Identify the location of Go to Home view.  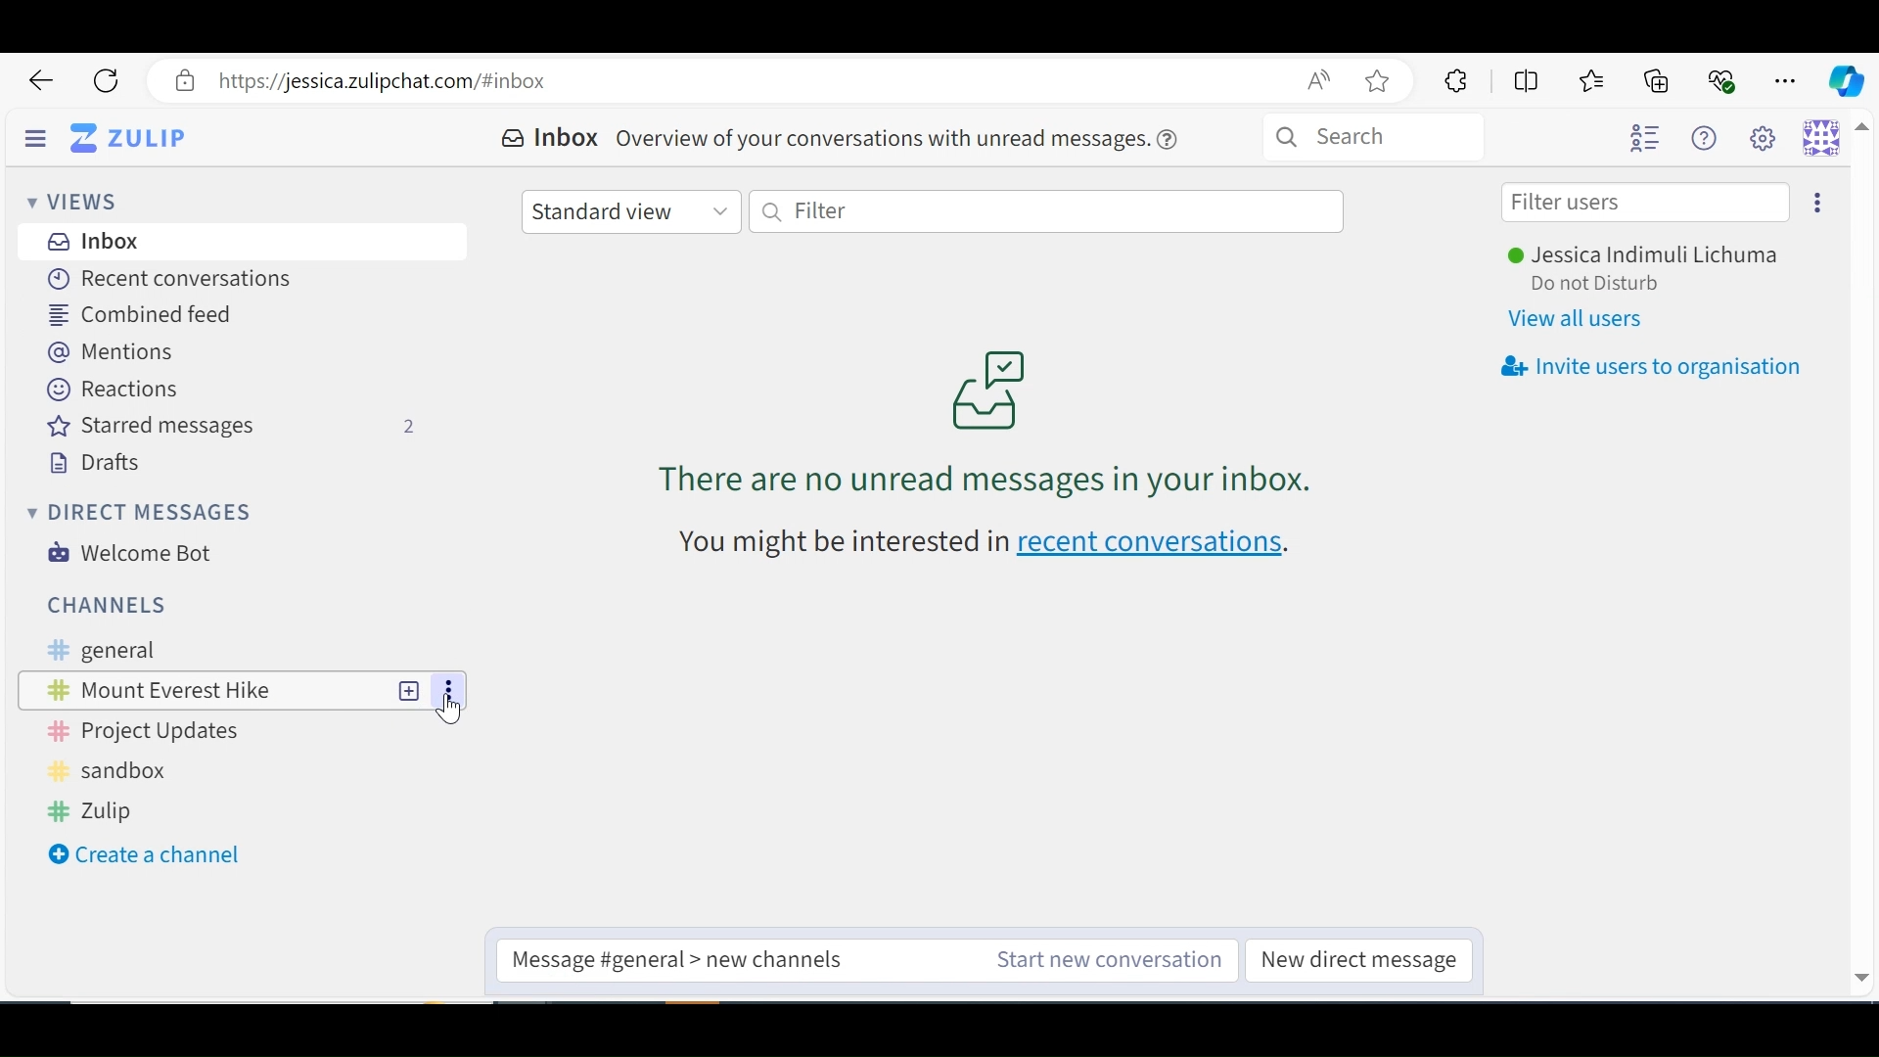
(144, 137).